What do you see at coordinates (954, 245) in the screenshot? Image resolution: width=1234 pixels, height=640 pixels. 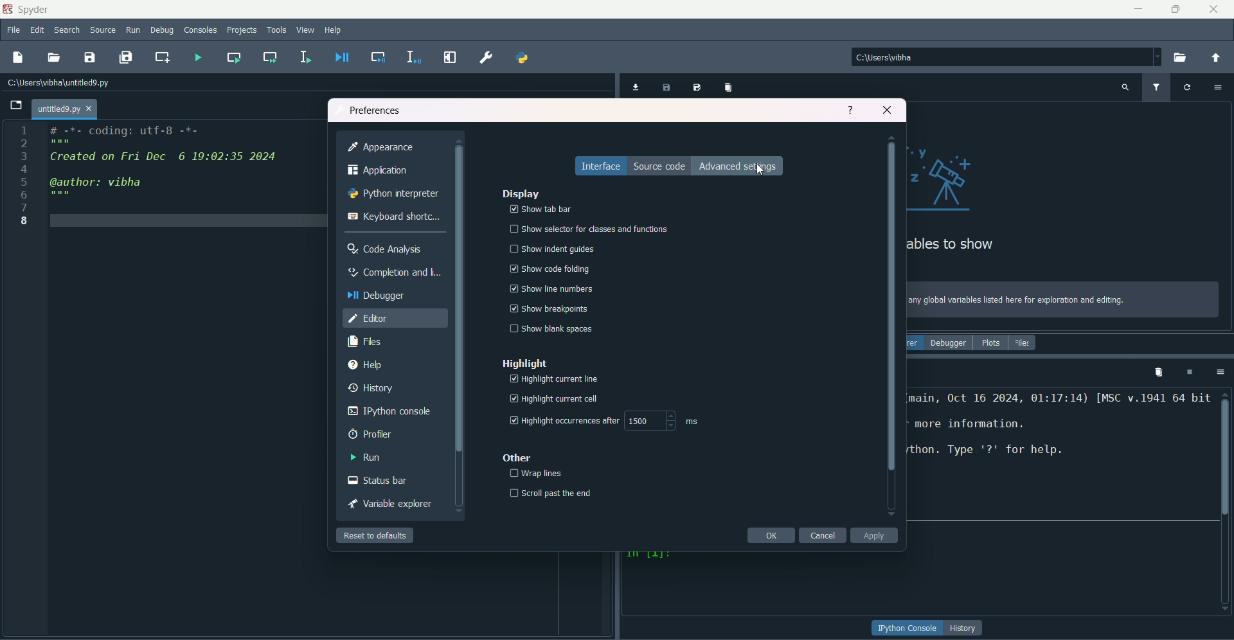 I see `text` at bounding box center [954, 245].